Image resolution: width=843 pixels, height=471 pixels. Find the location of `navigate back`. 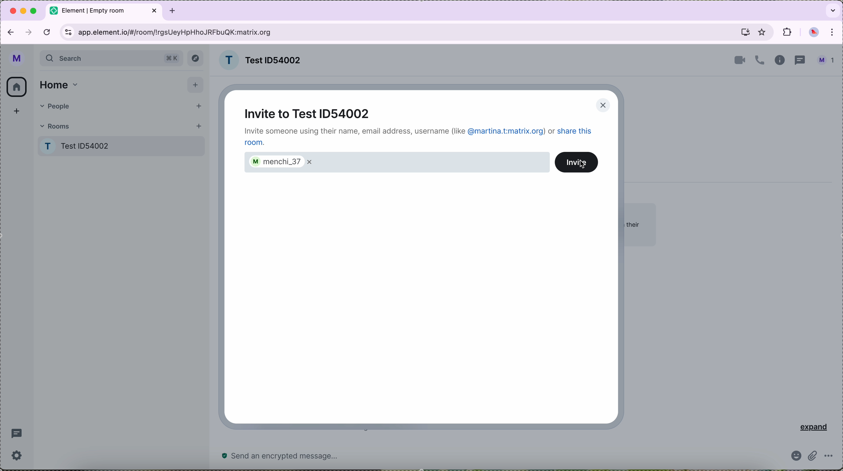

navigate back is located at coordinates (9, 32).